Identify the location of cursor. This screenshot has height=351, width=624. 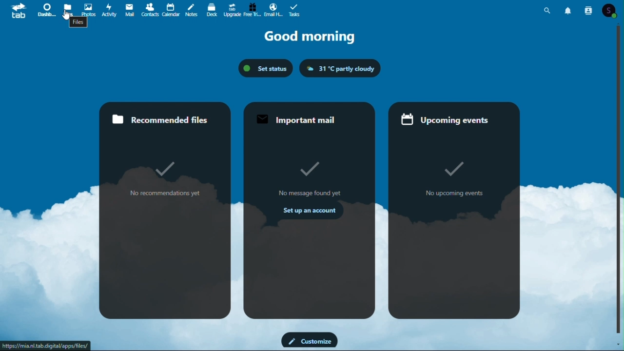
(65, 18).